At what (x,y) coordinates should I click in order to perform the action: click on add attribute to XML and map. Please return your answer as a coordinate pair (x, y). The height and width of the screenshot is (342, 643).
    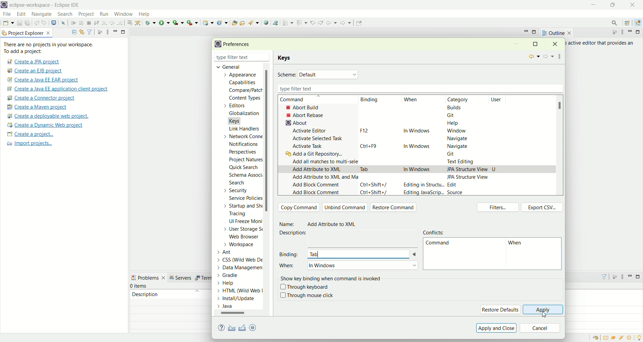
    Looking at the image, I should click on (324, 179).